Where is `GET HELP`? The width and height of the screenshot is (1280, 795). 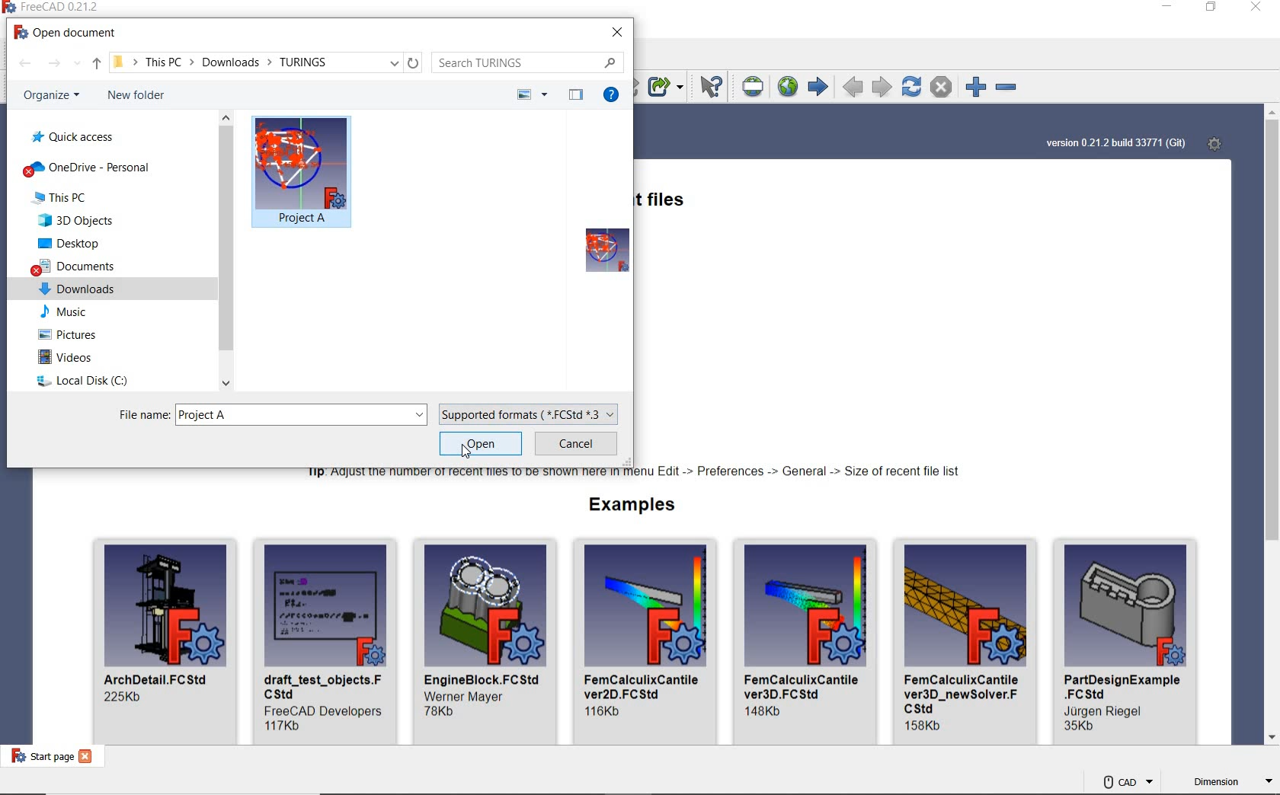
GET HELP is located at coordinates (615, 95).